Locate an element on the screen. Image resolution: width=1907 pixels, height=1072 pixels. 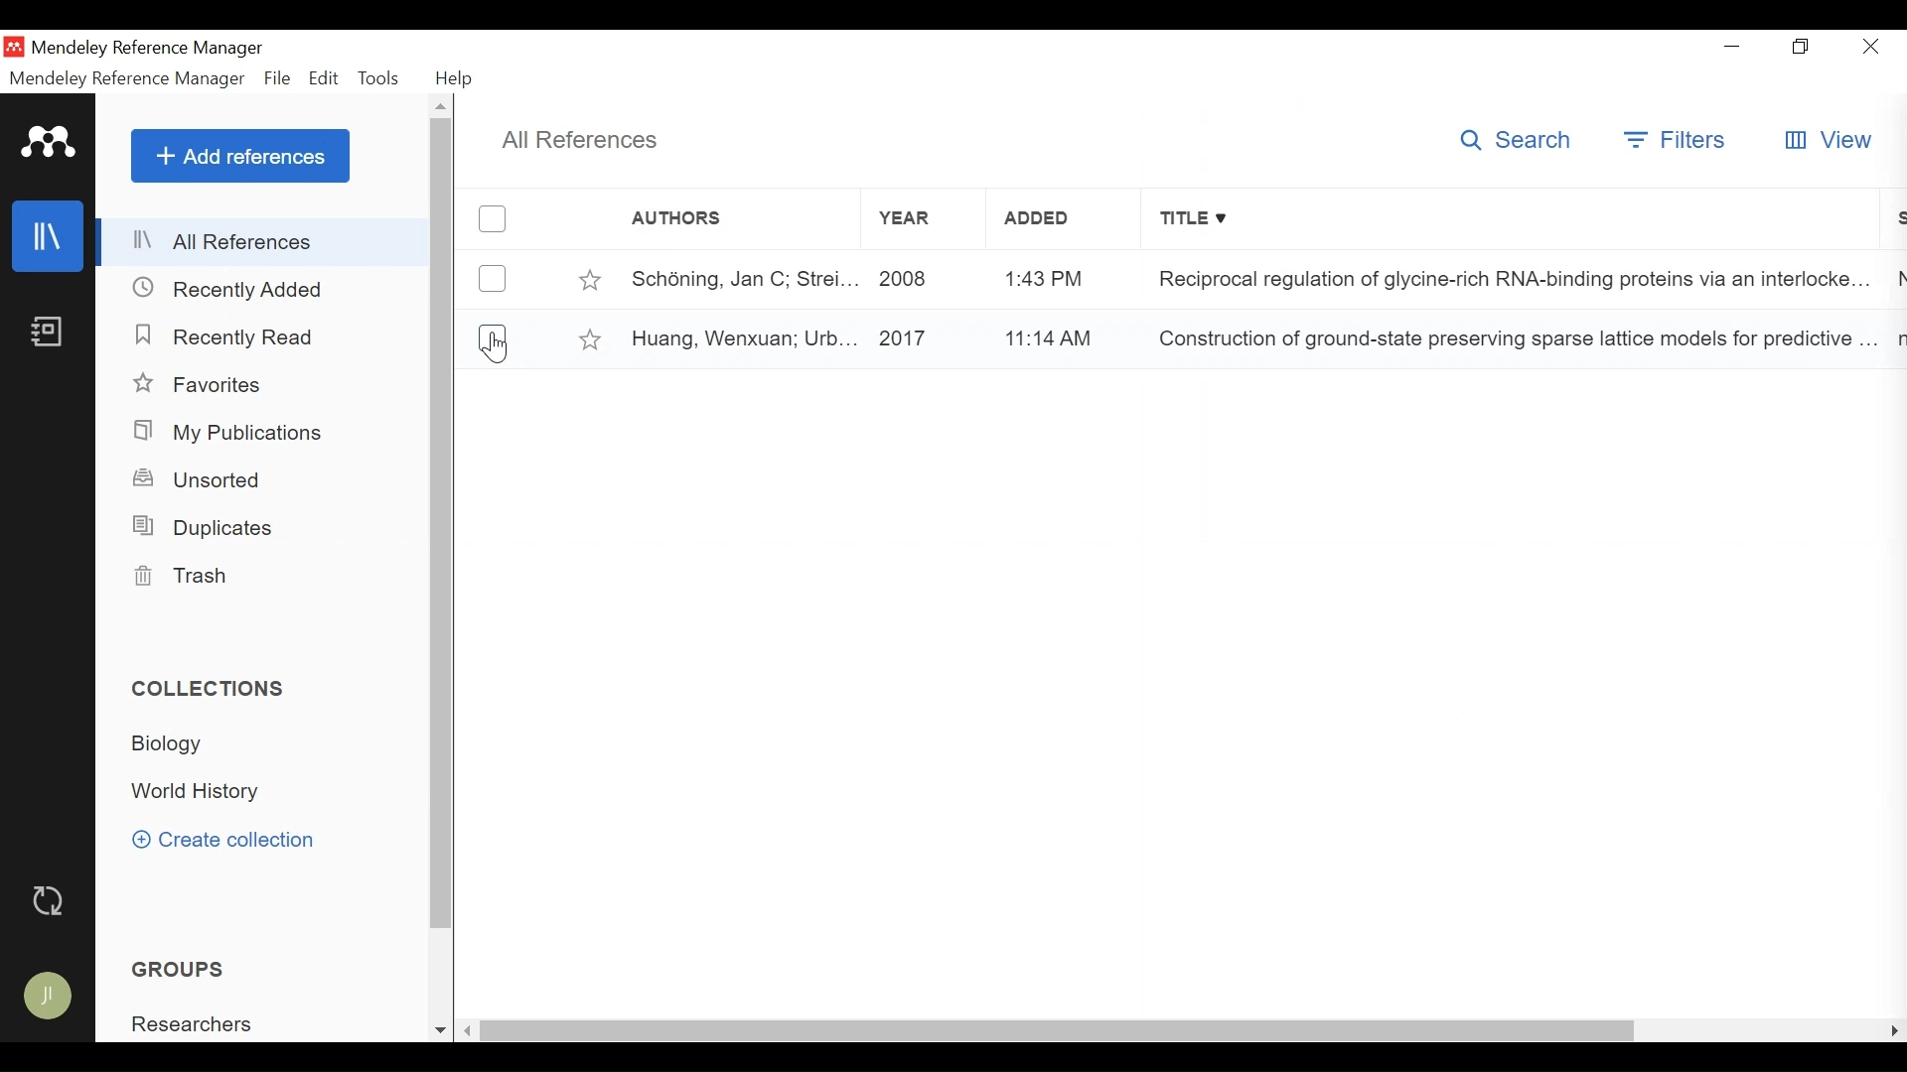
Mendeley Reference Manager is located at coordinates (126, 79).